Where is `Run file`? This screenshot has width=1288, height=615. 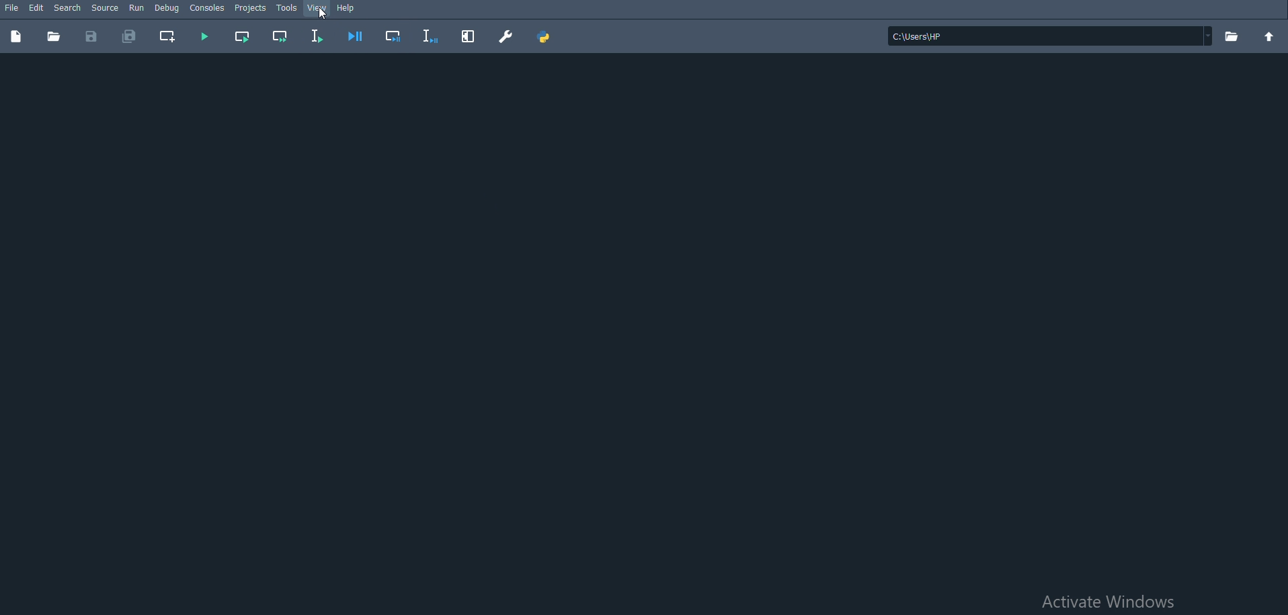 Run file is located at coordinates (204, 36).